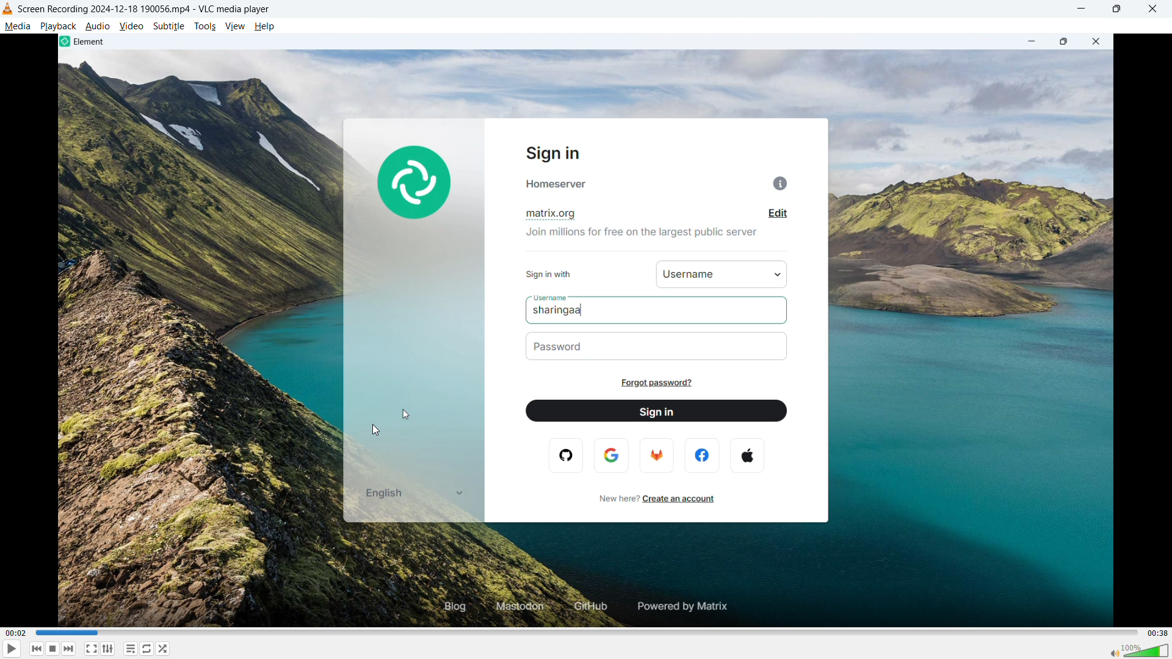 Image resolution: width=1172 pixels, height=659 pixels. Describe the element at coordinates (69, 649) in the screenshot. I see `Forward or next media ` at that location.